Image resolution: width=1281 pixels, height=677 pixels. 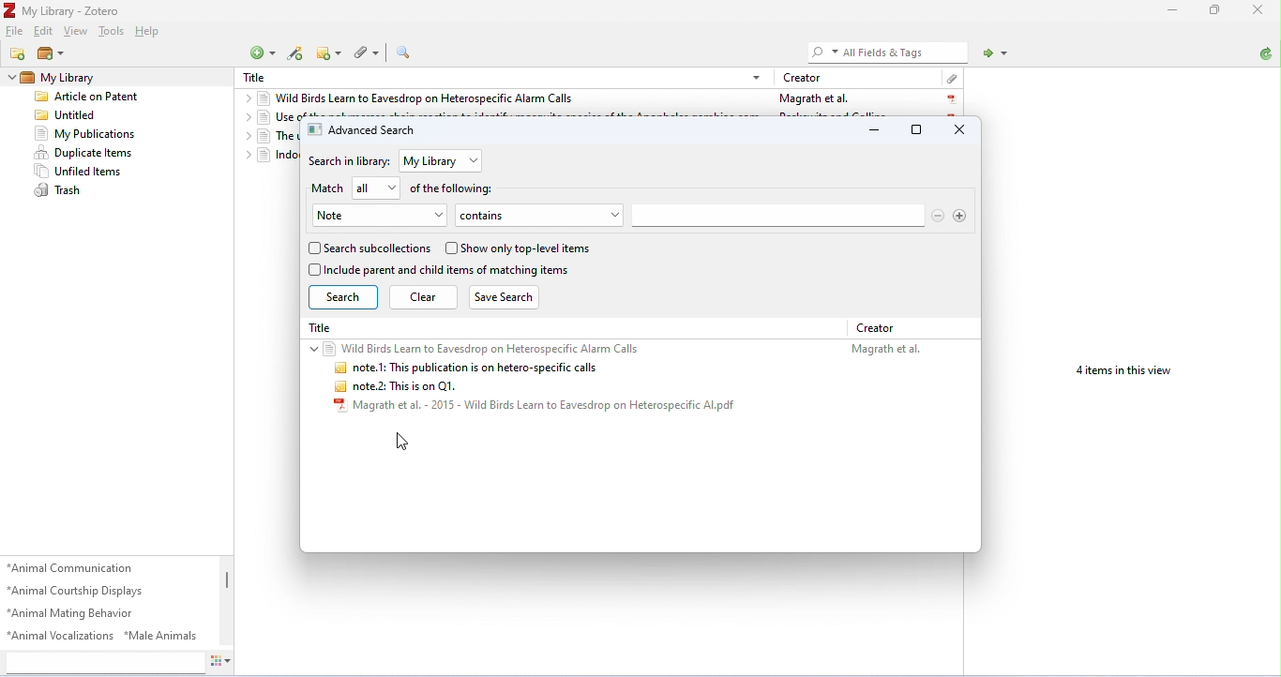 I want to click on my library, so click(x=64, y=79).